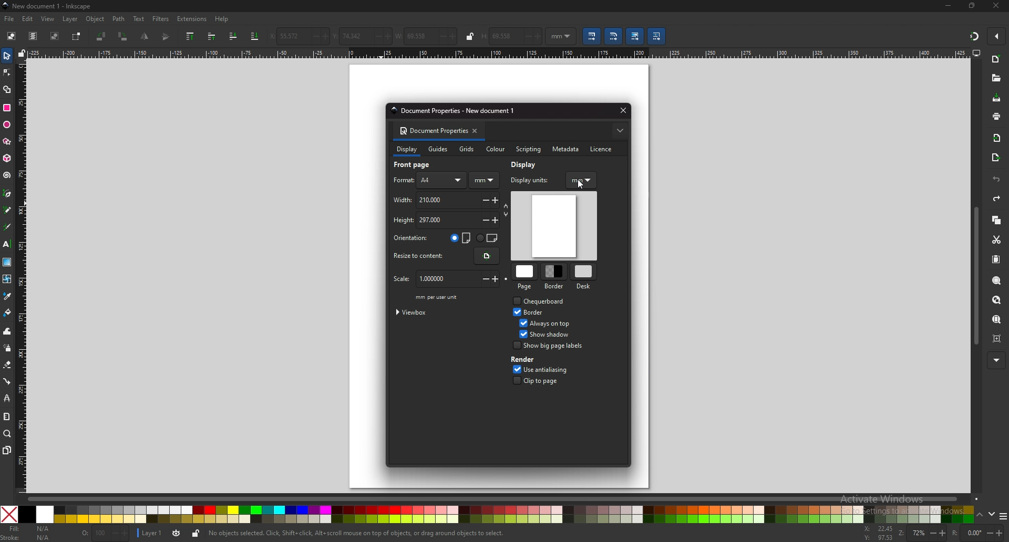  Describe the element at coordinates (996, 98) in the screenshot. I see `save` at that location.